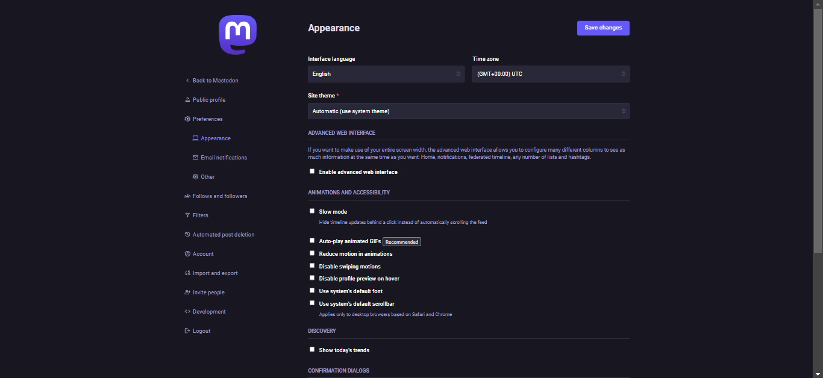 This screenshot has height=378, width=823. I want to click on appearance, so click(339, 29).